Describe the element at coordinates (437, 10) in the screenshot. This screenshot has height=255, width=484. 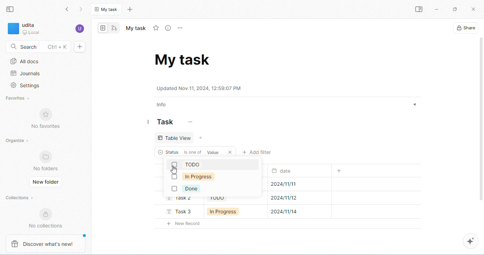
I see `minimize` at that location.